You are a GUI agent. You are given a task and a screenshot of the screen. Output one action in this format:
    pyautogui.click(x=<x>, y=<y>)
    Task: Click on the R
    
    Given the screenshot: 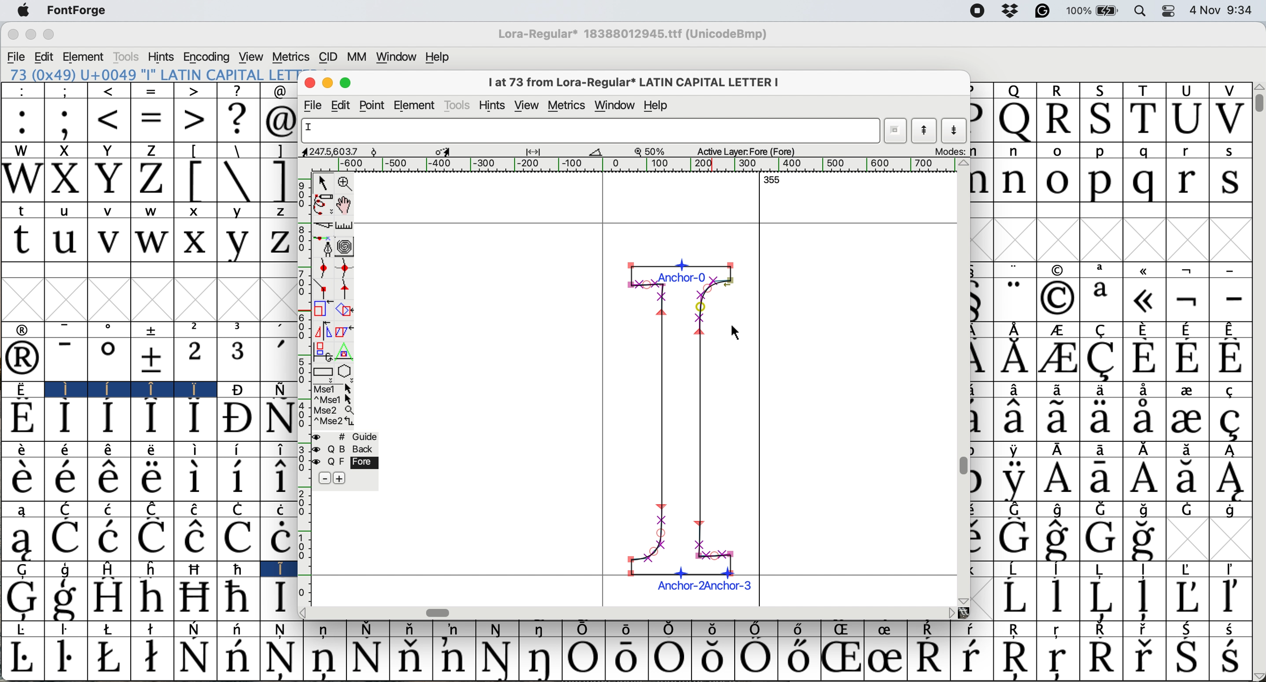 What is the action you would take?
    pyautogui.click(x=1060, y=120)
    